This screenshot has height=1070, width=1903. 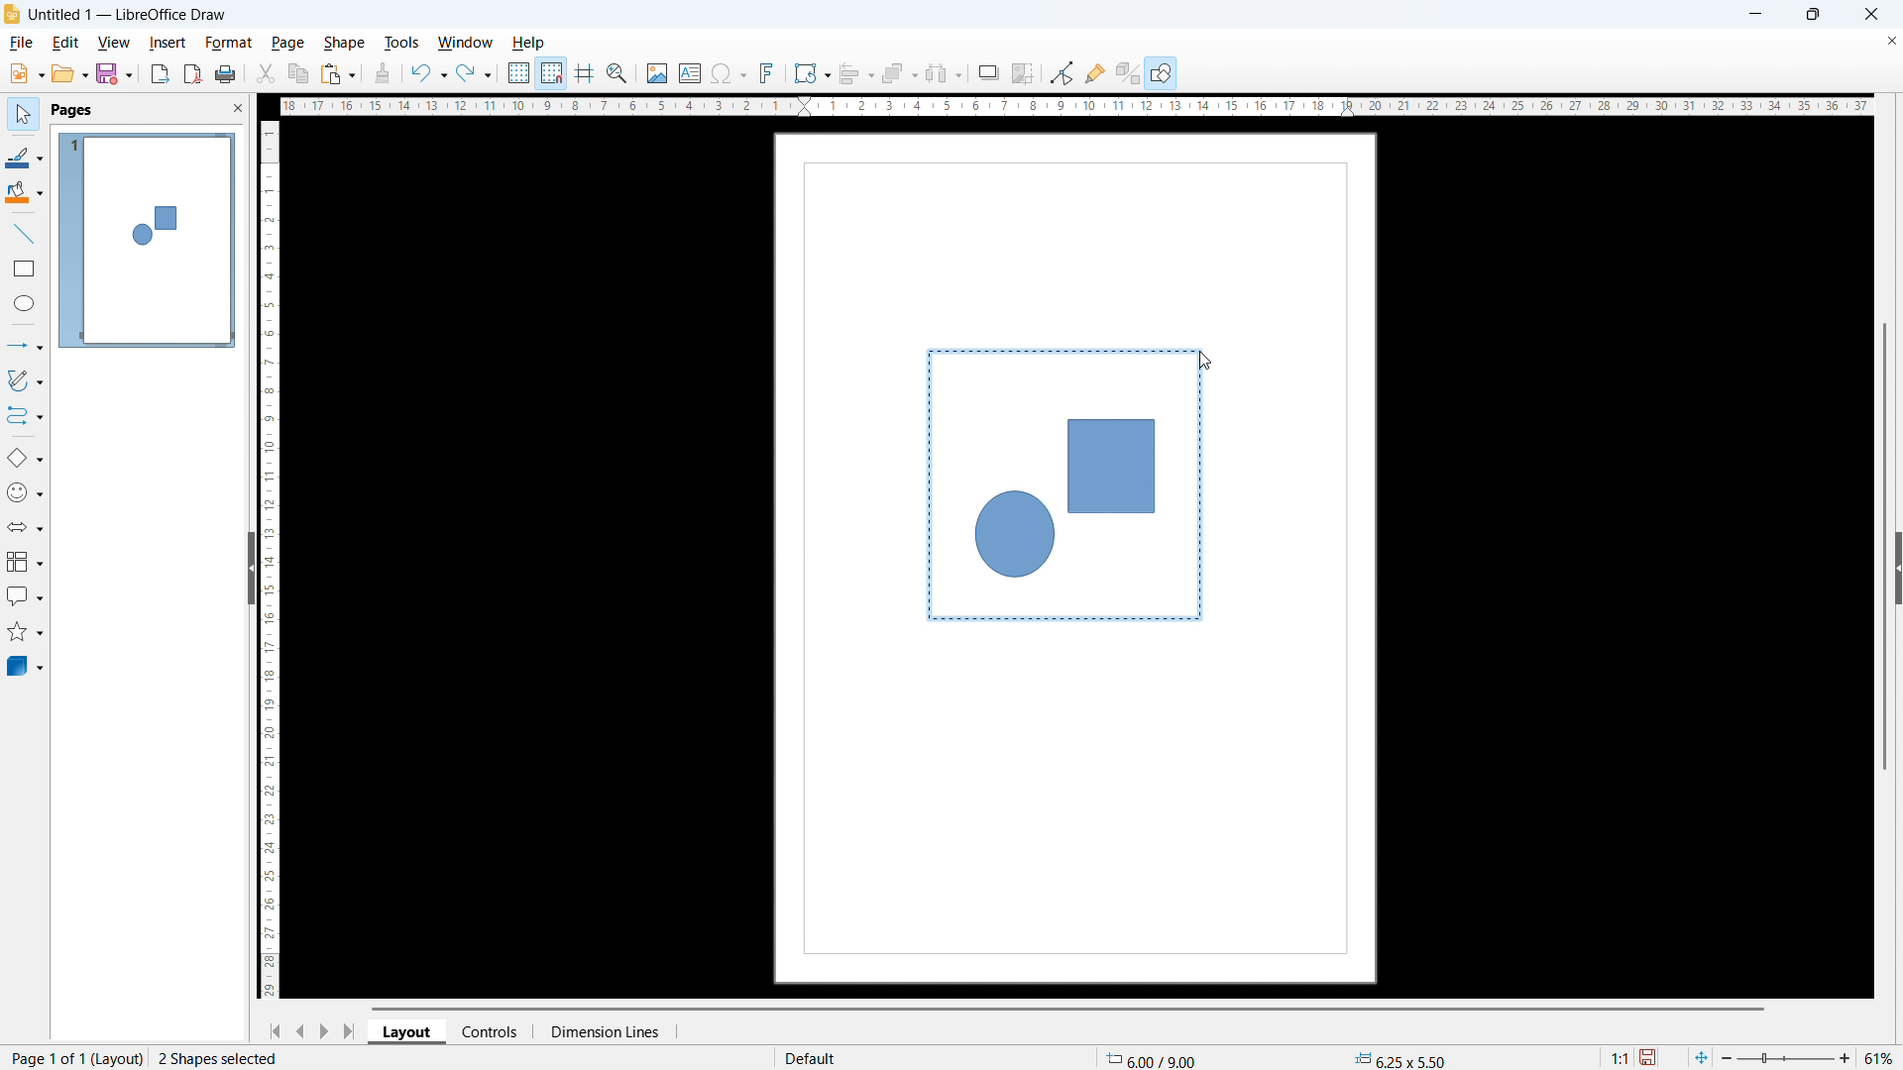 I want to click on undo, so click(x=428, y=74).